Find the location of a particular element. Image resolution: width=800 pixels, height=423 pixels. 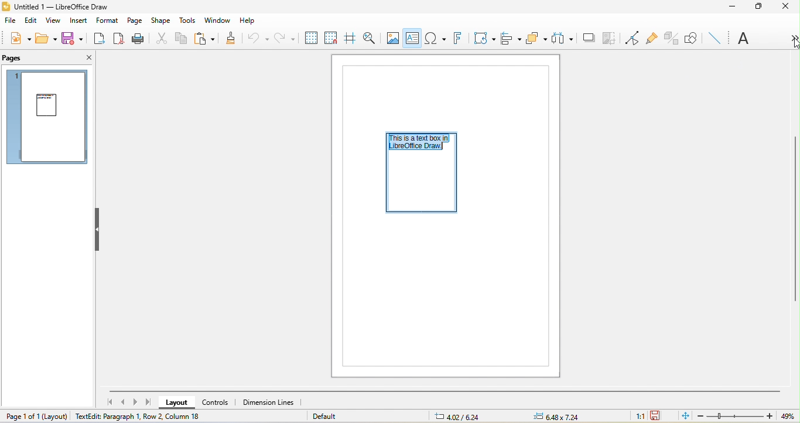

vertical scroll bar is located at coordinates (795, 217).